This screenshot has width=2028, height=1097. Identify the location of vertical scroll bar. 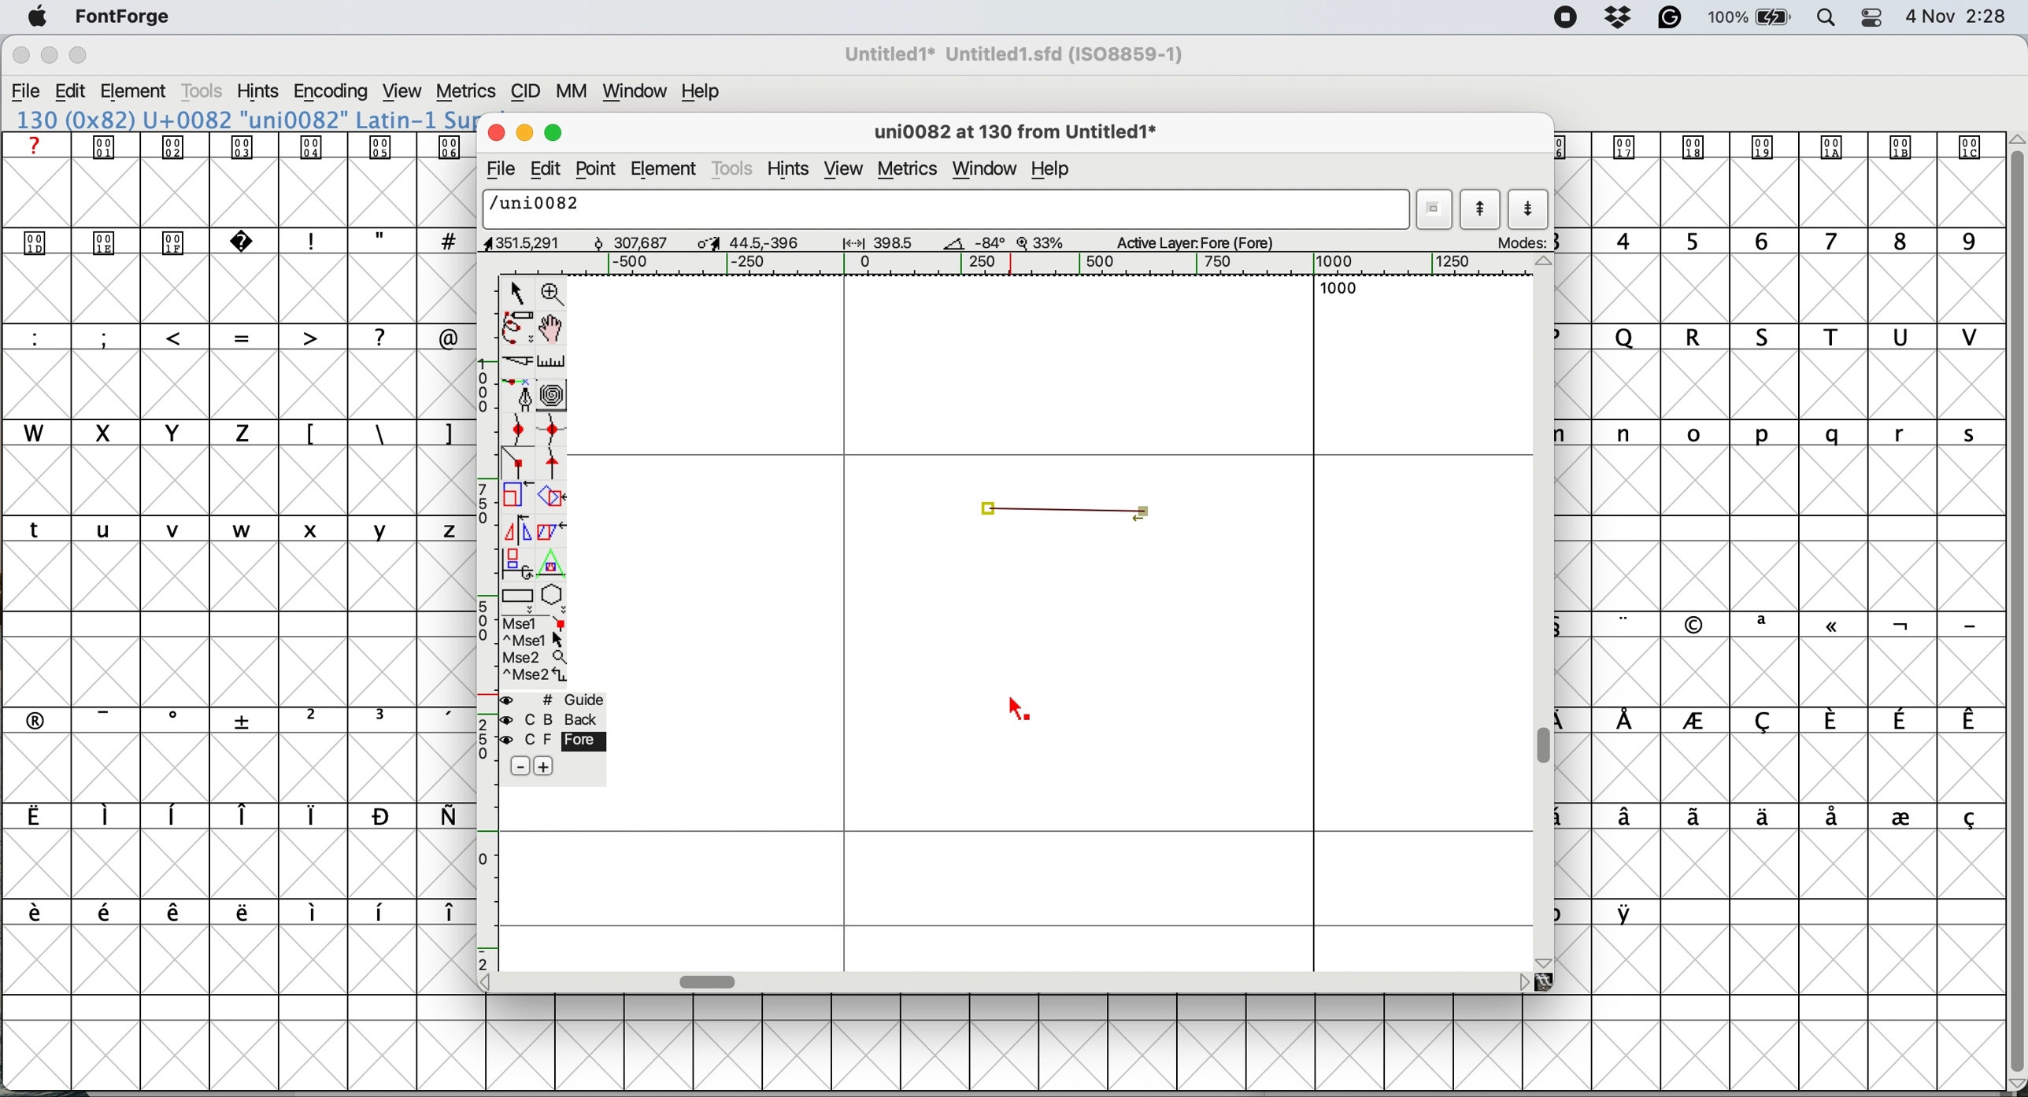
(2014, 605).